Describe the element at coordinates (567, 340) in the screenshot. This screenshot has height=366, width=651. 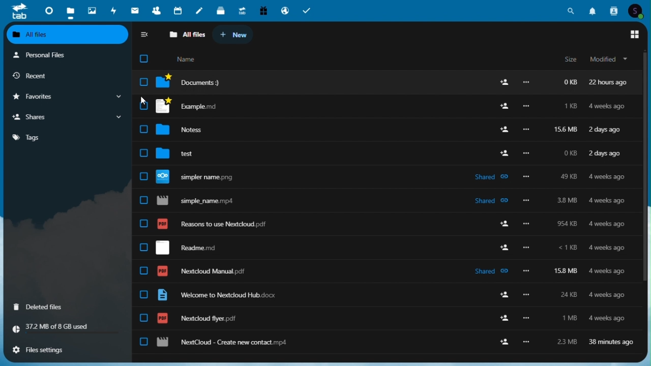
I see `23mb` at that location.